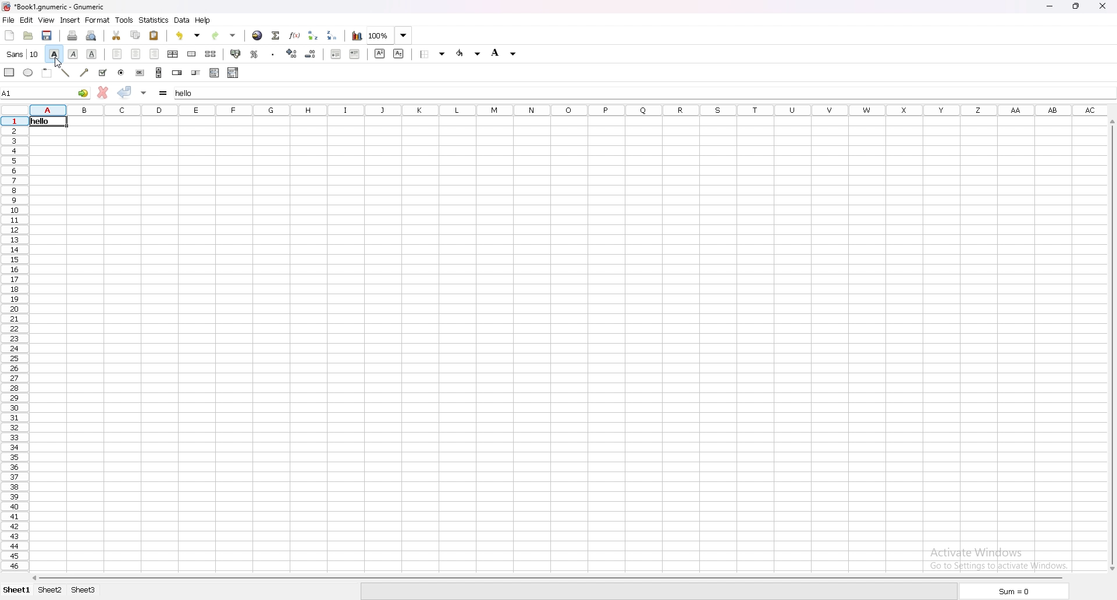 The image size is (1117, 600). I want to click on accept change, so click(126, 92).